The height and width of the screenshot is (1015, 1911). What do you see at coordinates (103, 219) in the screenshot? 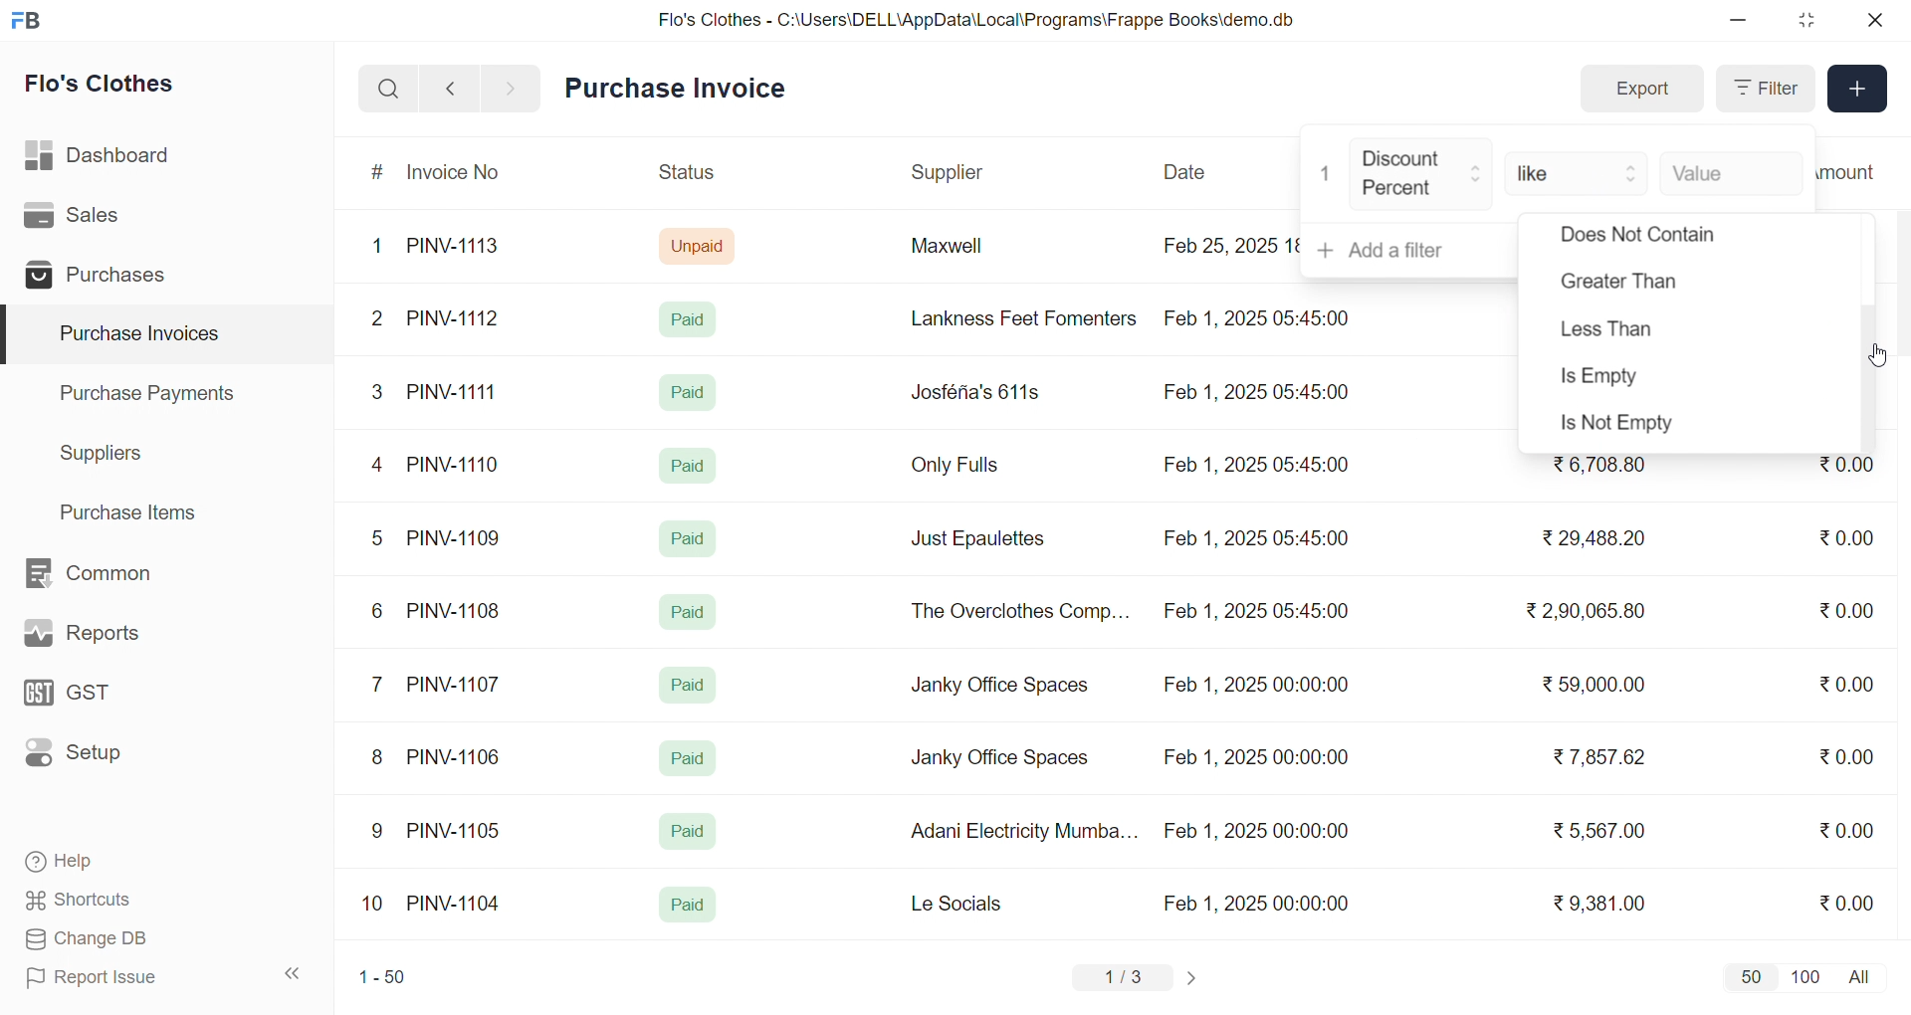
I see `Sales` at bounding box center [103, 219].